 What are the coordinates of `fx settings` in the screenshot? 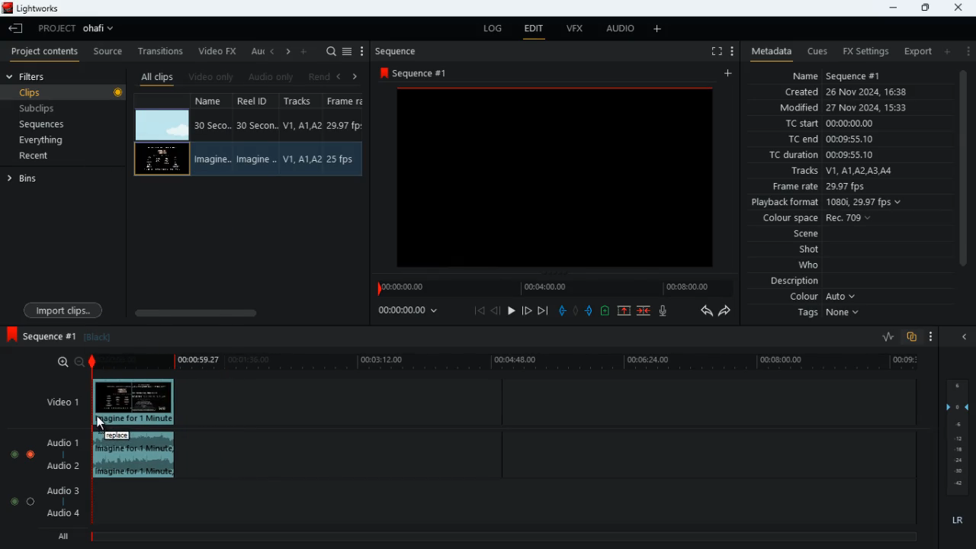 It's located at (864, 50).